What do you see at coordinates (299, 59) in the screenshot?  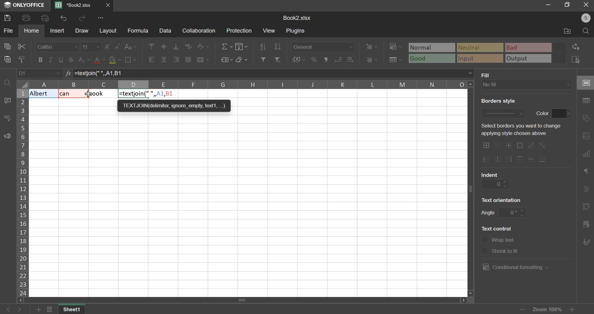 I see `accounting style` at bounding box center [299, 59].